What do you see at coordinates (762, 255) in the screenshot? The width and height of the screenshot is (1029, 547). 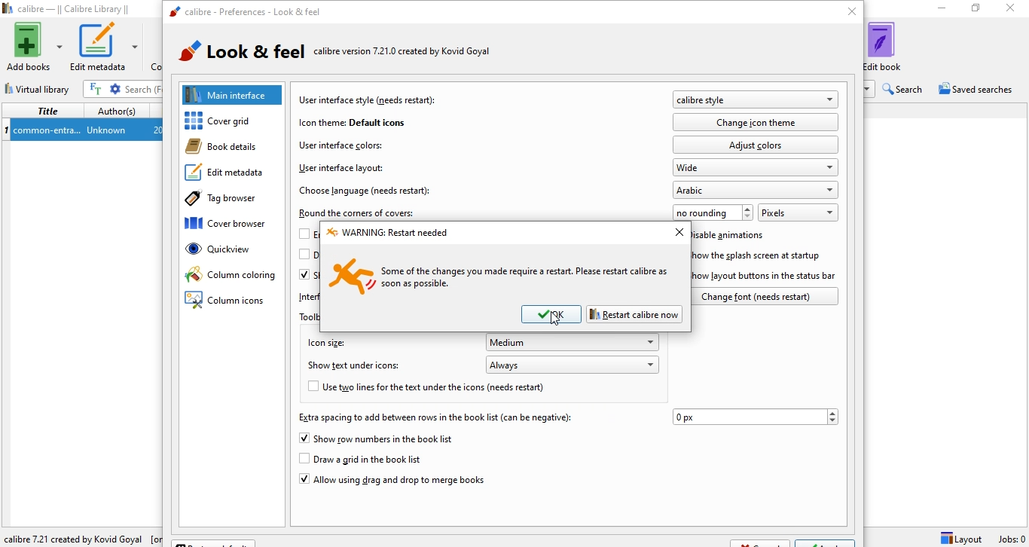 I see `show the splash screen at startup` at bounding box center [762, 255].